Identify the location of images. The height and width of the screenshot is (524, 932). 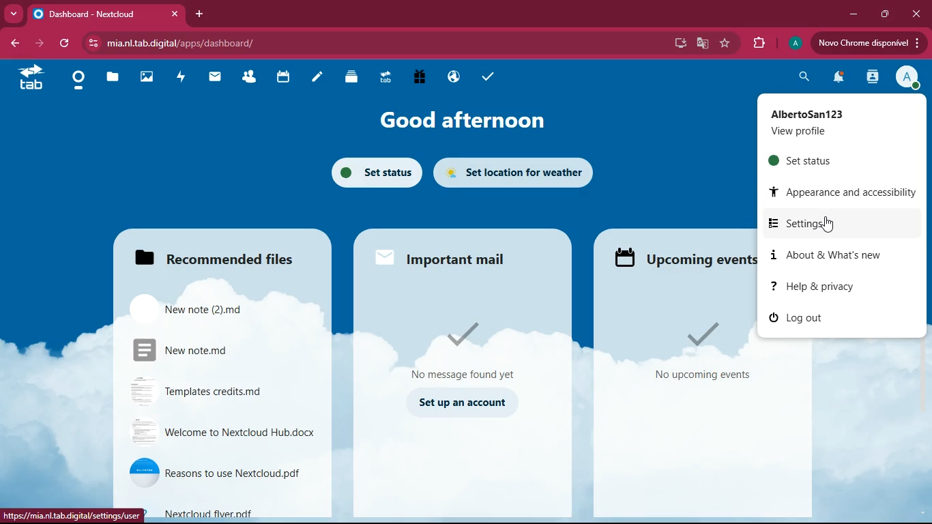
(145, 78).